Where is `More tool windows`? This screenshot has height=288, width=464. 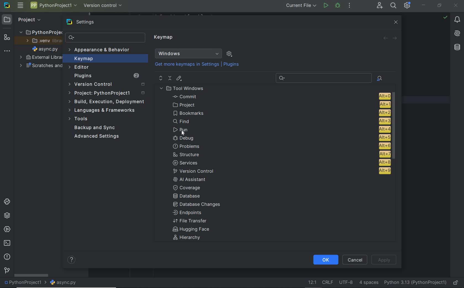 More tool windows is located at coordinates (7, 50).